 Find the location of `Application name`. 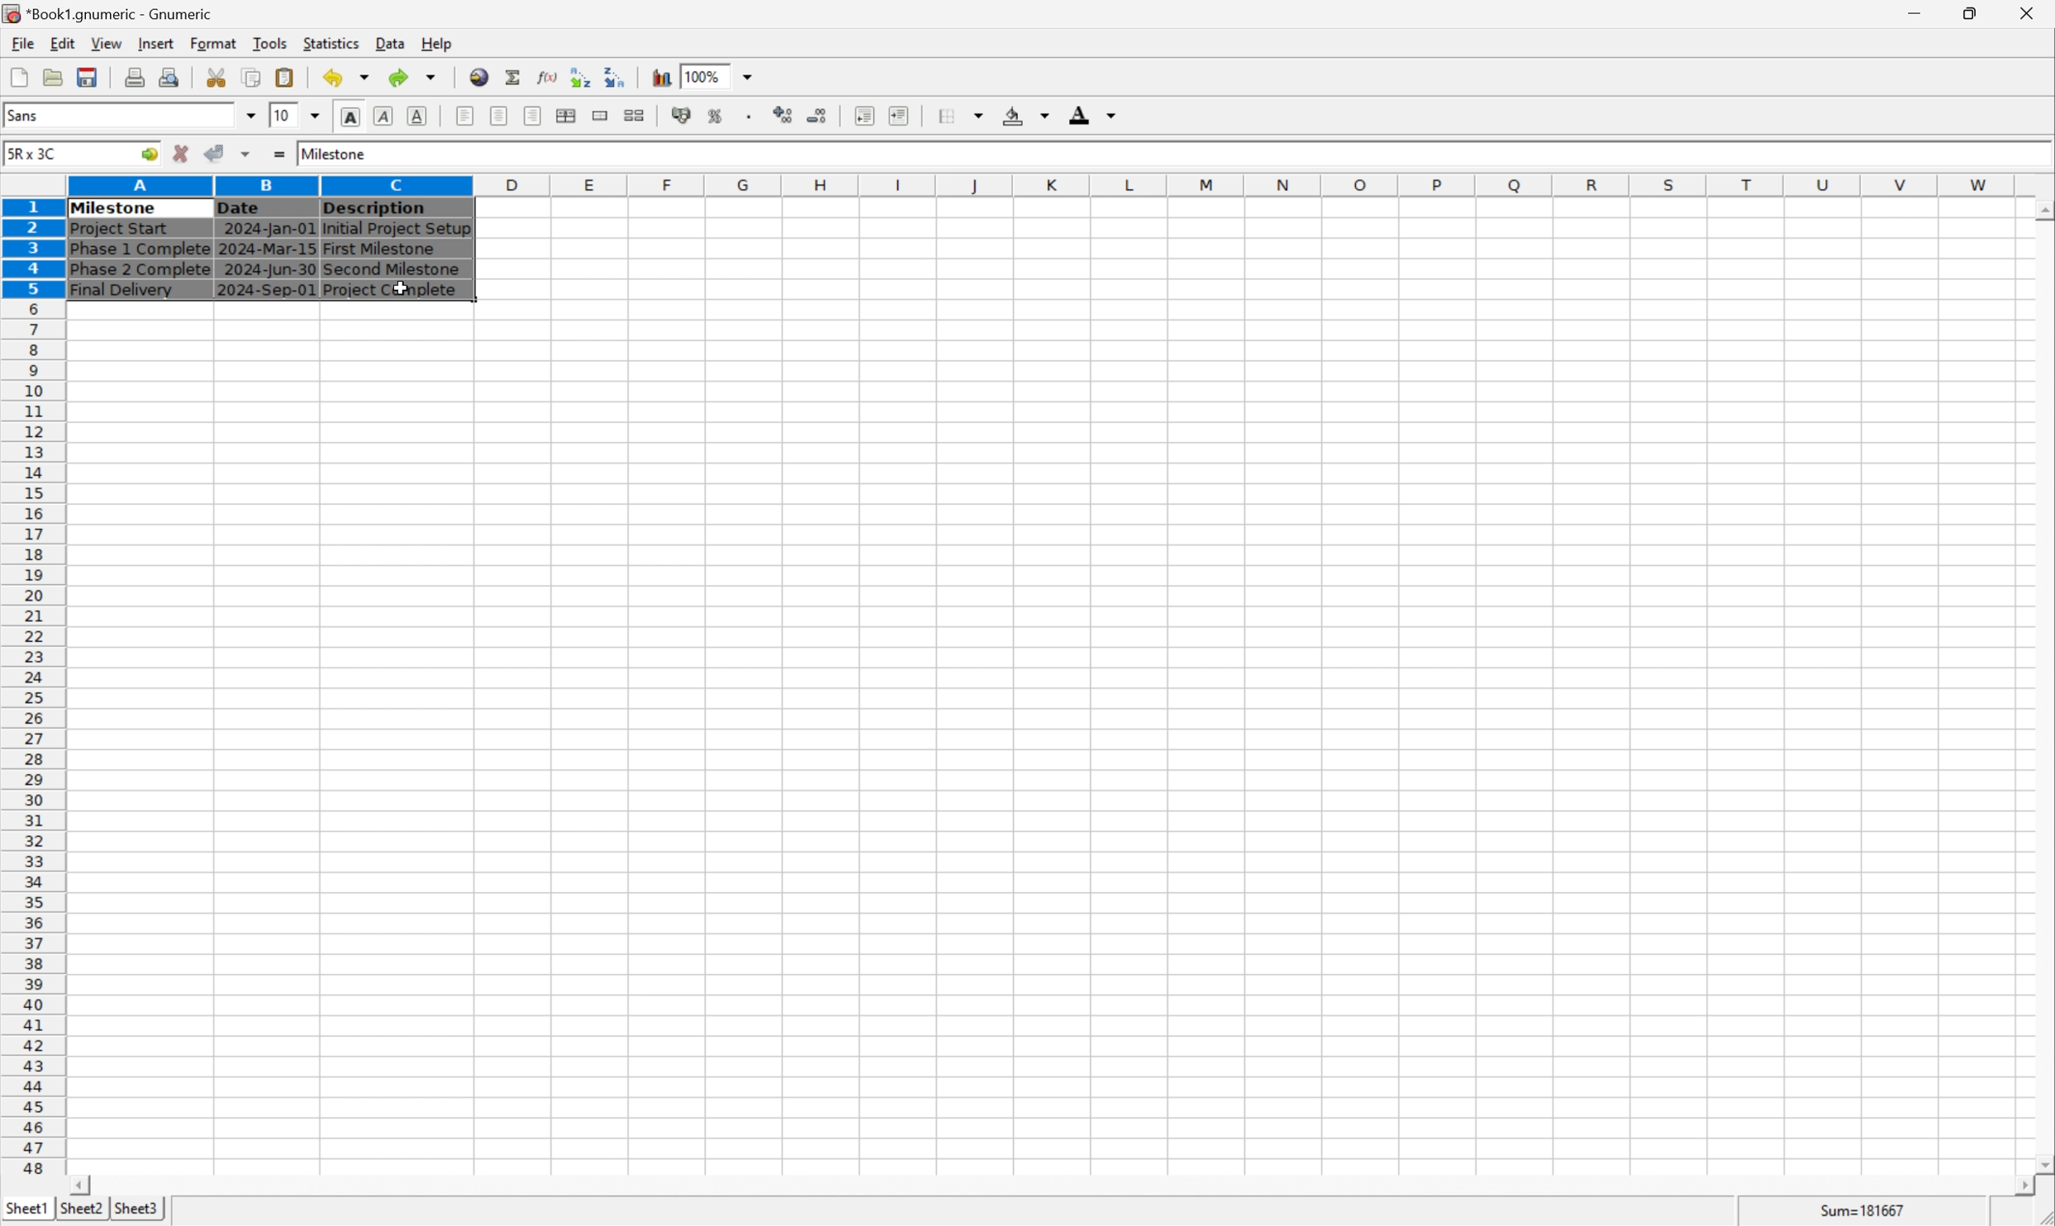

Application name is located at coordinates (110, 14).